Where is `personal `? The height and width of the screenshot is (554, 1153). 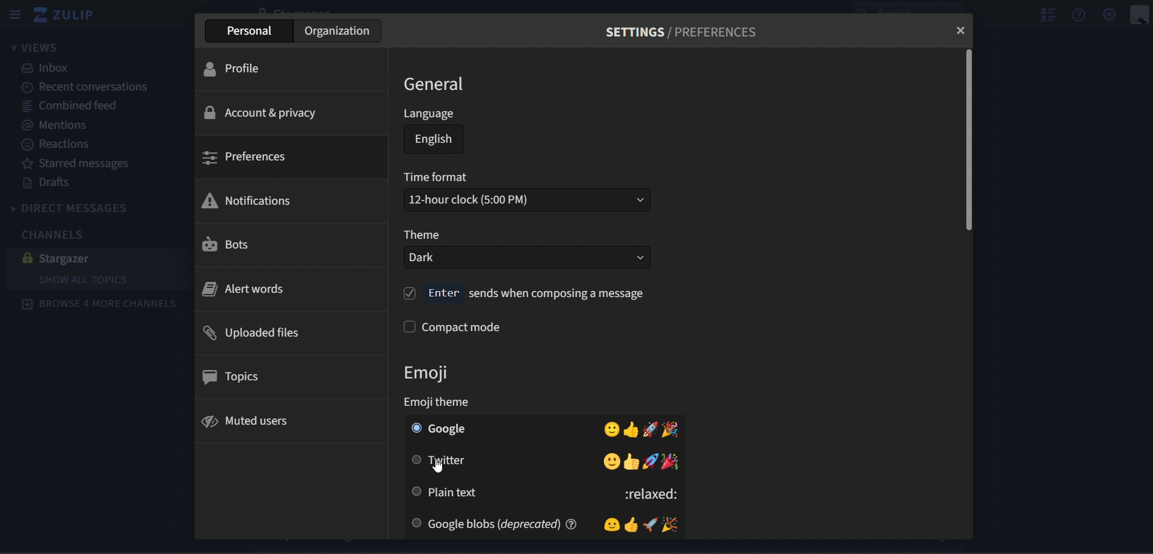 personal  is located at coordinates (251, 32).